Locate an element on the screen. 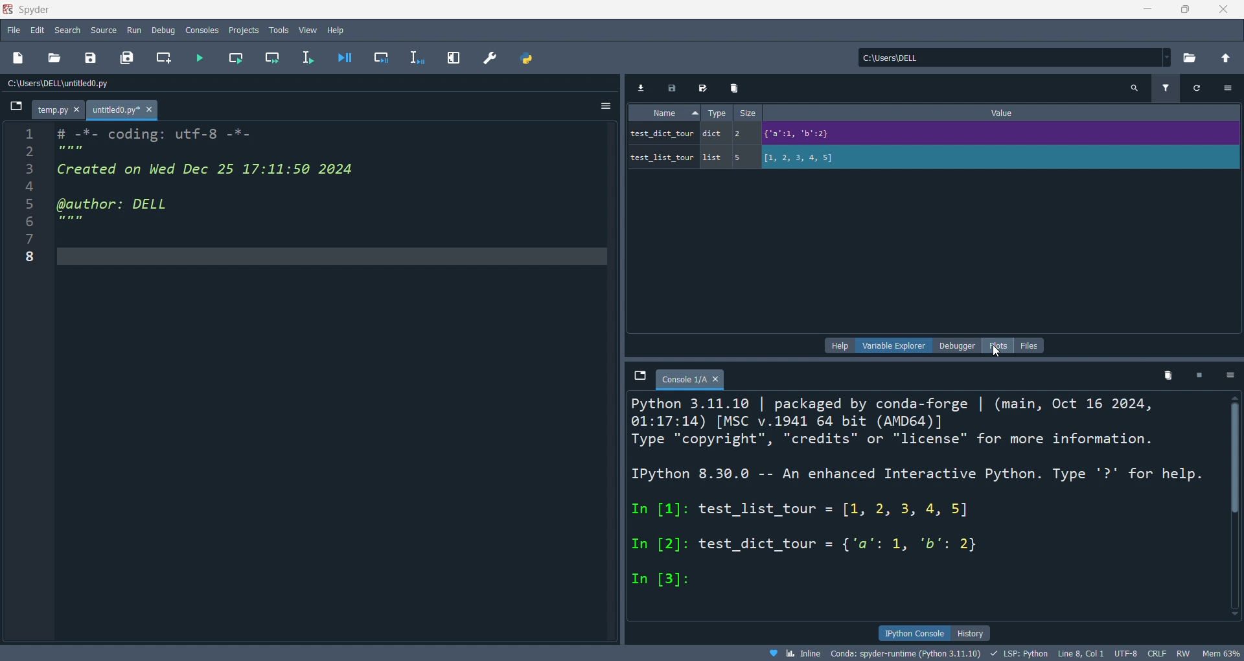 Image resolution: width=1244 pixels, height=661 pixels. cursor is located at coordinates (996, 353).